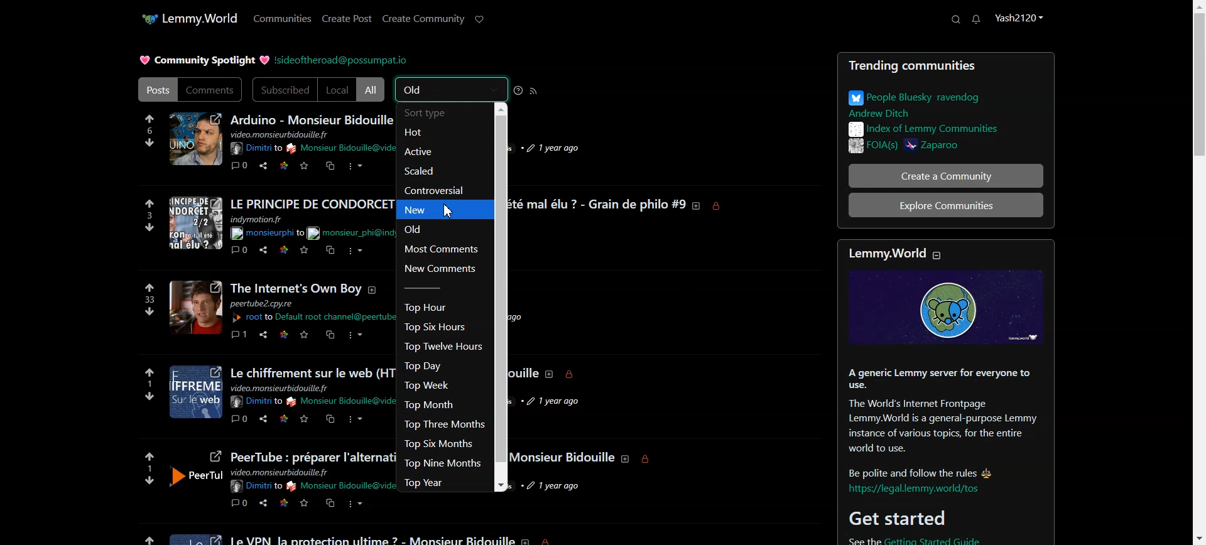 This screenshot has width=1206, height=545. Describe the element at coordinates (268, 234) in the screenshot. I see `monsieurphi to [I monsieur_phi@indymotion.fr` at that location.